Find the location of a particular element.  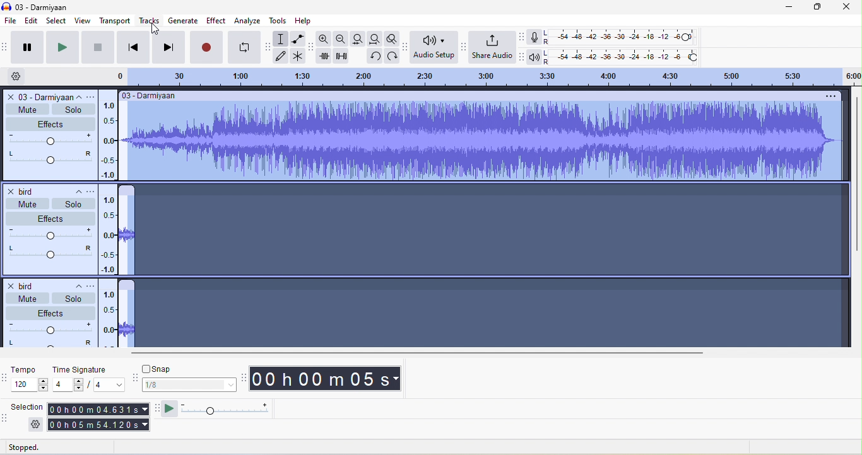

stopped is located at coordinates (38, 447).